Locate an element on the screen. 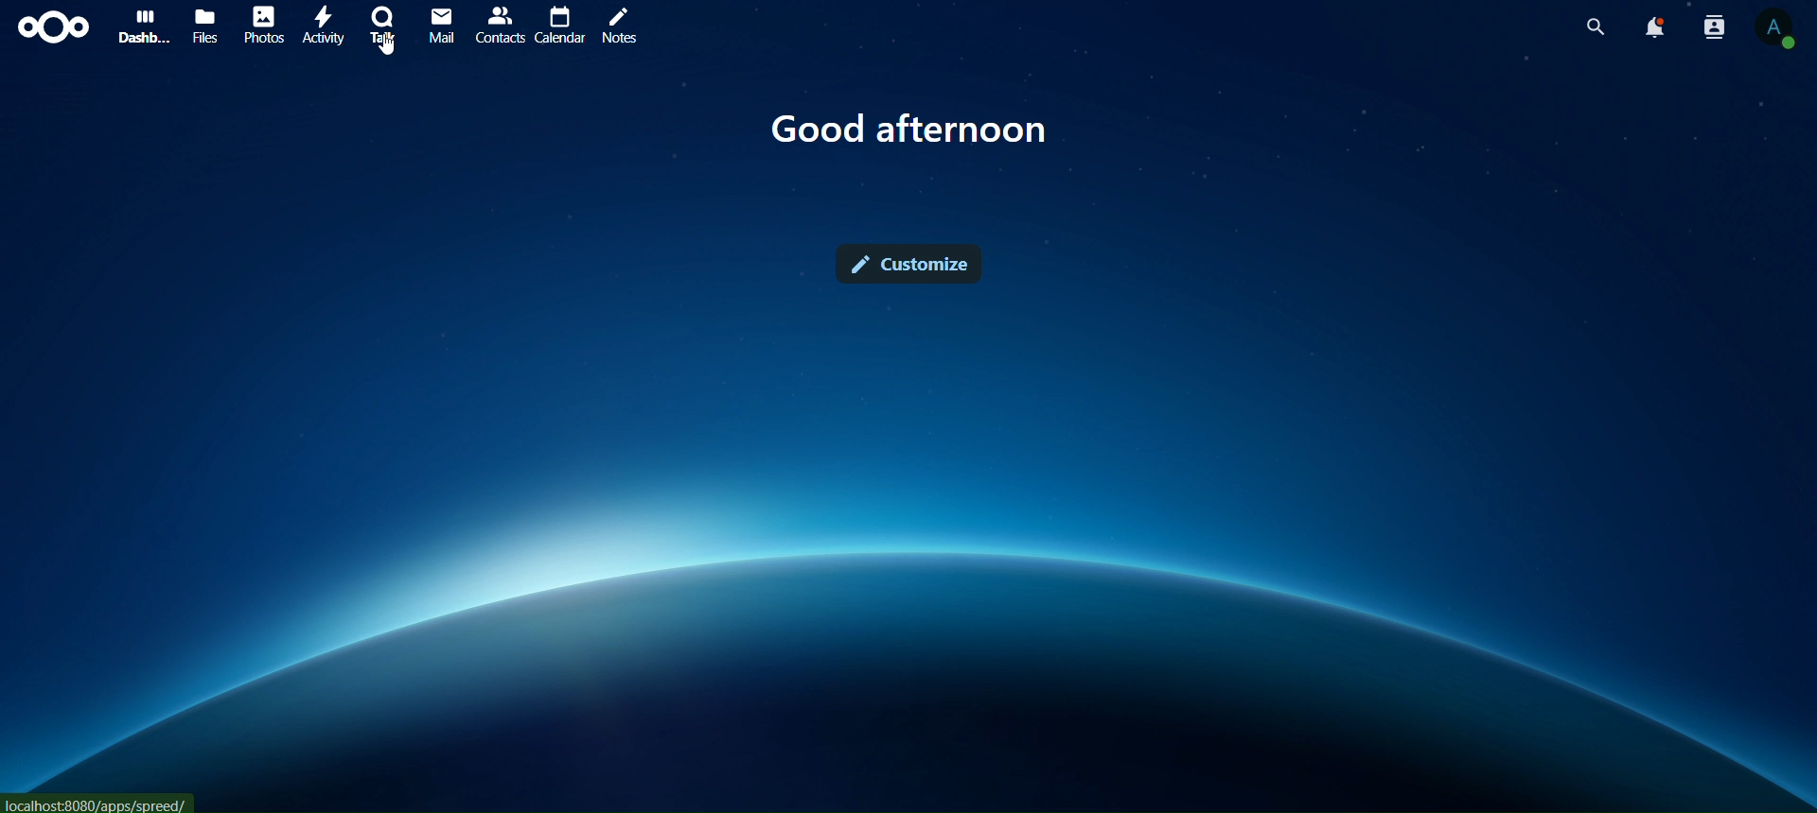 This screenshot has height=813, width=1817. dashboard is located at coordinates (139, 26).